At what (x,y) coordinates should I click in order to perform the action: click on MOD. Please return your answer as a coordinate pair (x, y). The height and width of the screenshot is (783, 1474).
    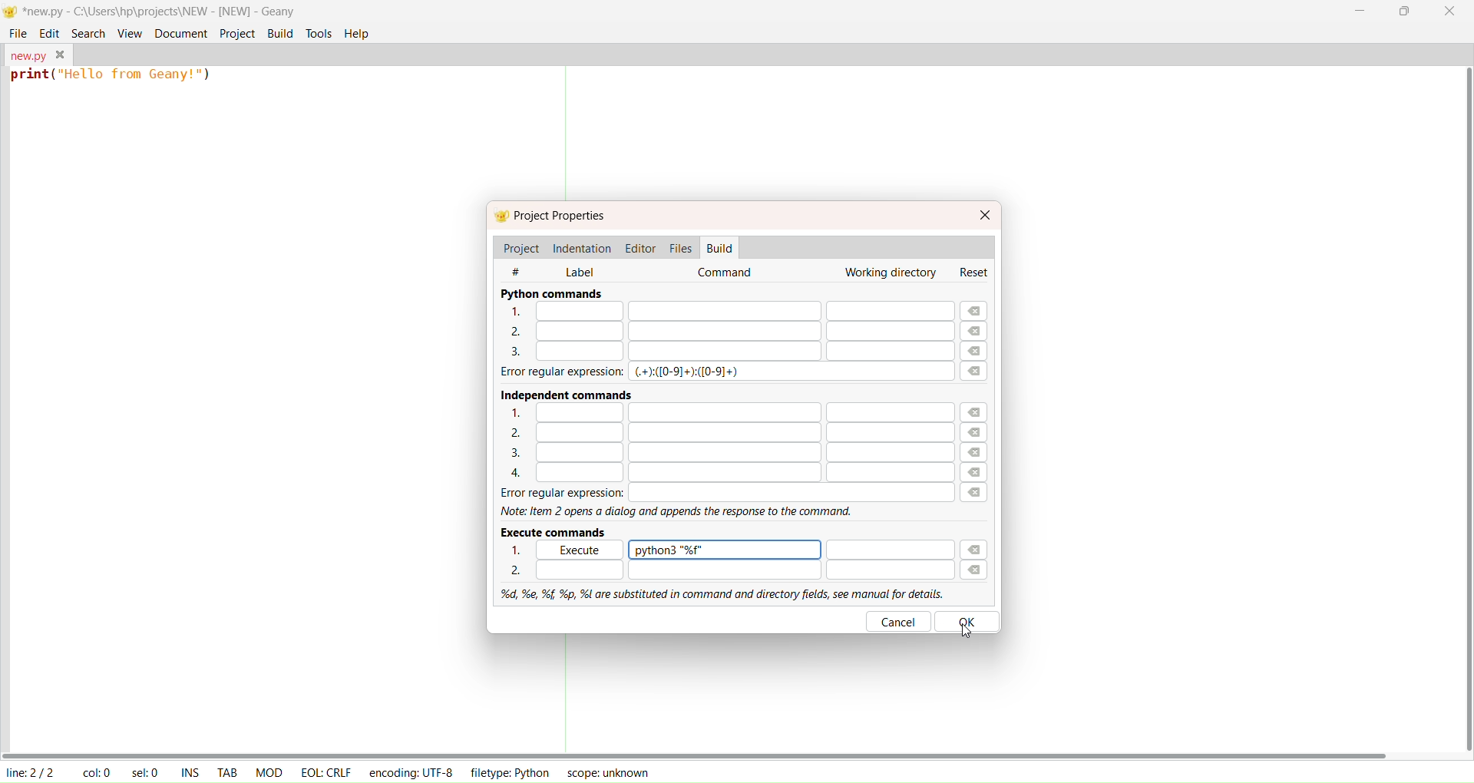
    Looking at the image, I should click on (269, 771).